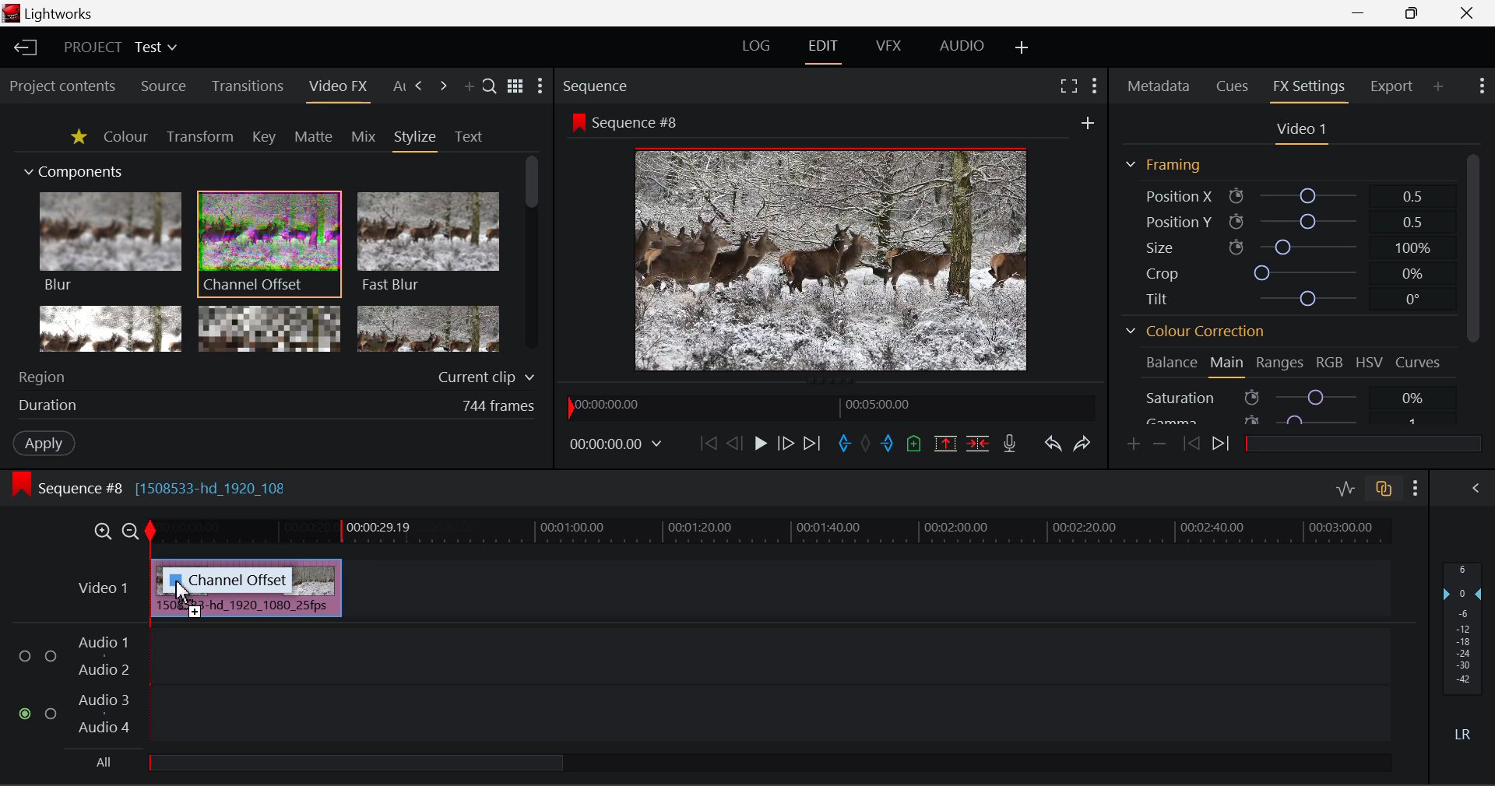  What do you see at coordinates (253, 604) in the screenshot?
I see `Inserted Clip` at bounding box center [253, 604].